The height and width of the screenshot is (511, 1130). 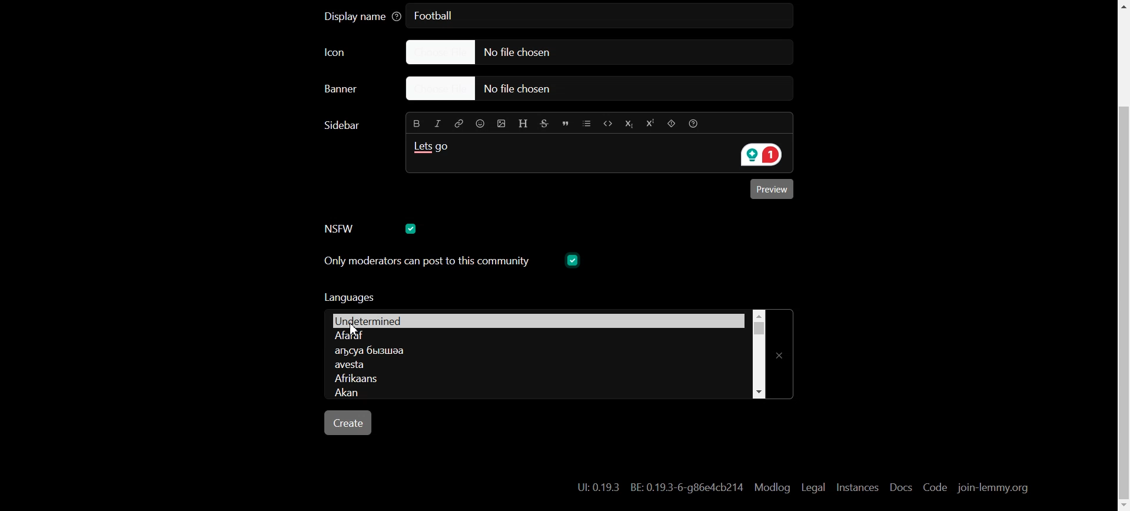 What do you see at coordinates (602, 89) in the screenshot?
I see `Choose file` at bounding box center [602, 89].